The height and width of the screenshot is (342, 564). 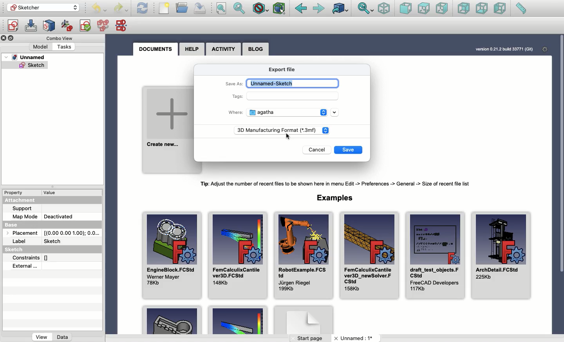 I want to click on Create new, so click(x=168, y=130).